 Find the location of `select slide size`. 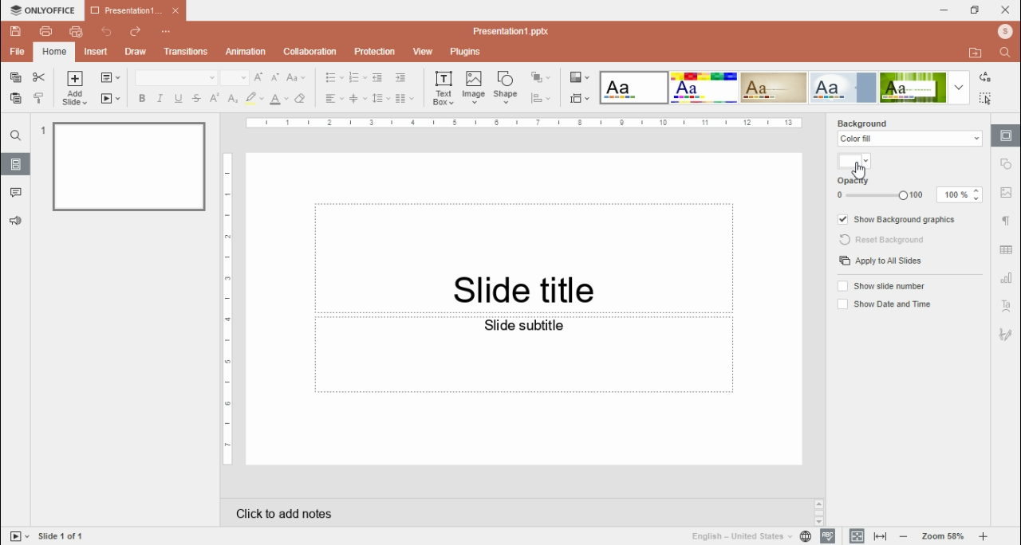

select slide size is located at coordinates (580, 98).